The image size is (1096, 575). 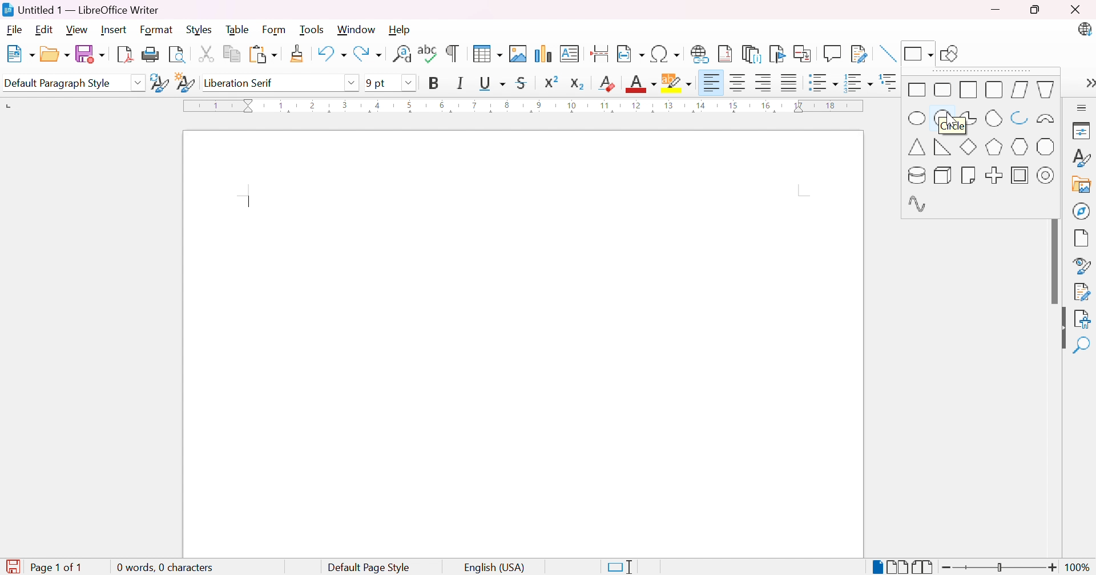 I want to click on Gallery, so click(x=1082, y=185).